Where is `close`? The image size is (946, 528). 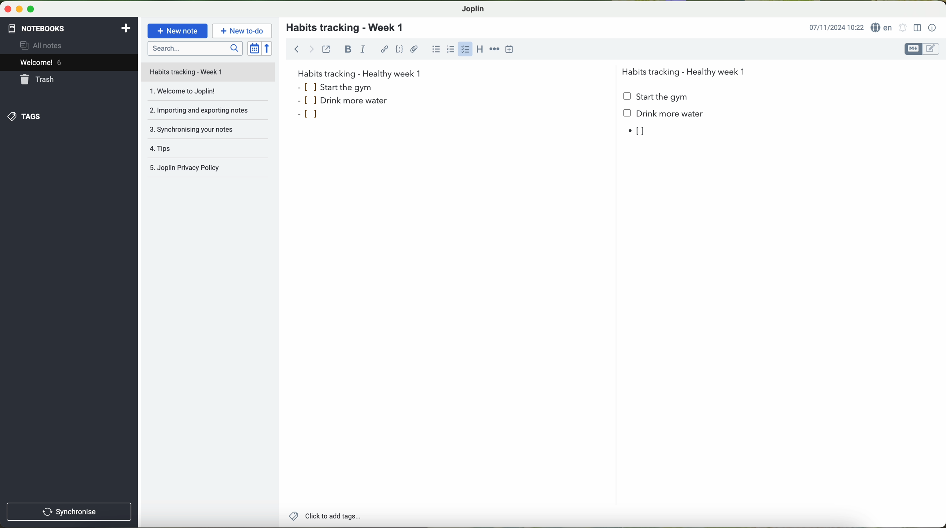 close is located at coordinates (6, 8).